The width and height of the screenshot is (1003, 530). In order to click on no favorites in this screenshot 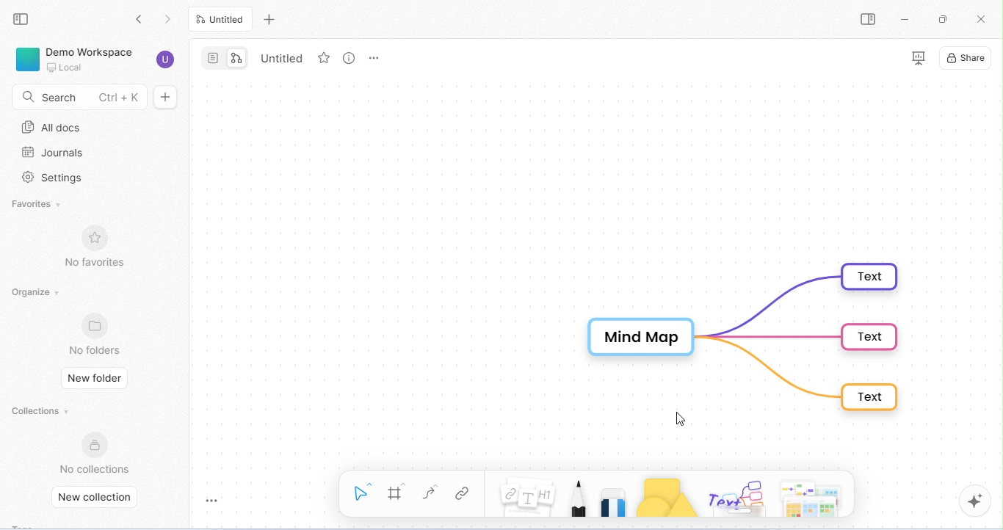, I will do `click(100, 246)`.